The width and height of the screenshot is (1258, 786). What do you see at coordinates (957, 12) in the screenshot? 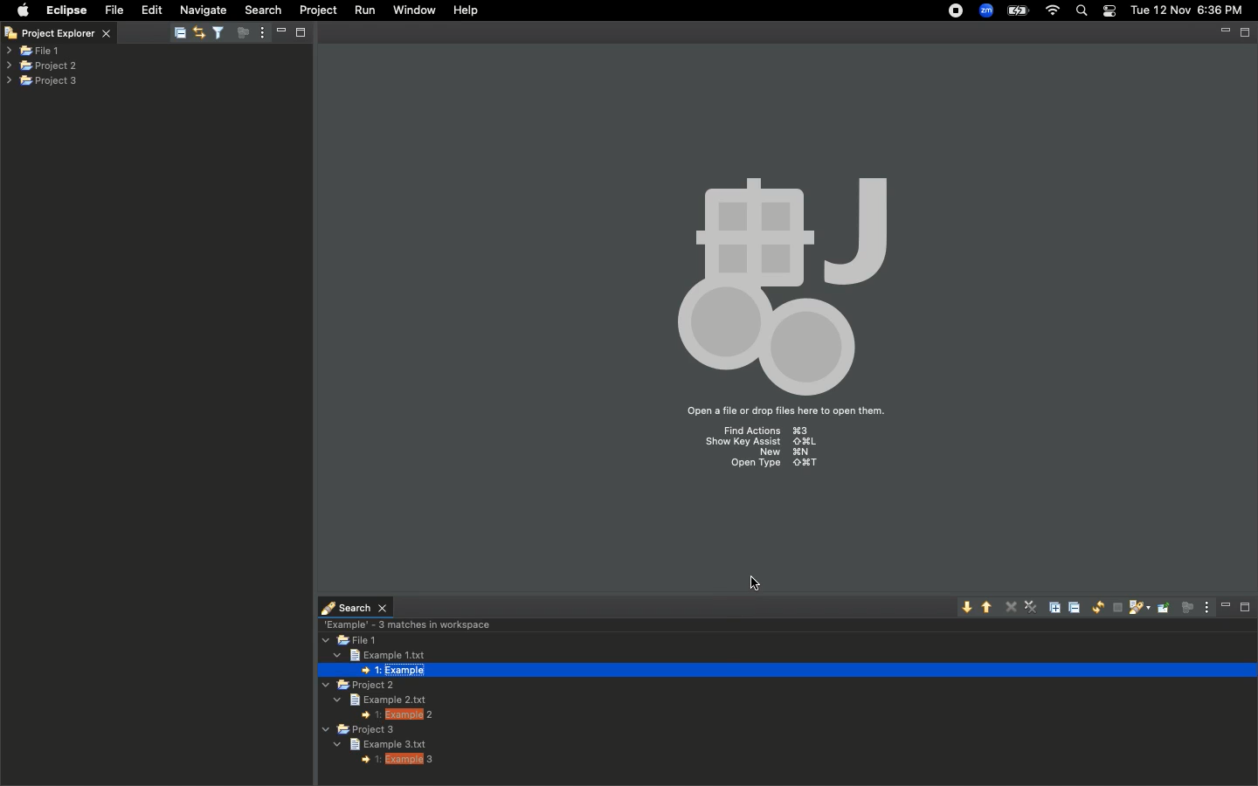
I see `Recording` at bounding box center [957, 12].